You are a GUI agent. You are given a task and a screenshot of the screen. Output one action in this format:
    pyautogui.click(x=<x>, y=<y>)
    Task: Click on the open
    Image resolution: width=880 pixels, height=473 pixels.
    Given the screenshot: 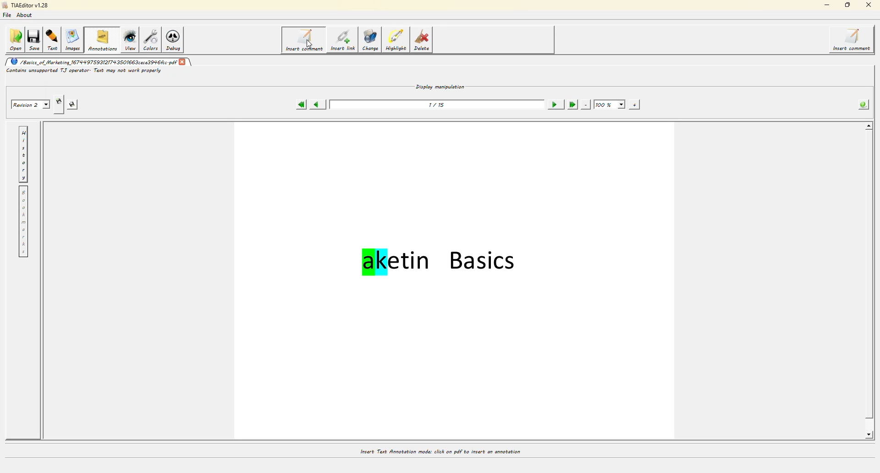 What is the action you would take?
    pyautogui.click(x=15, y=39)
    